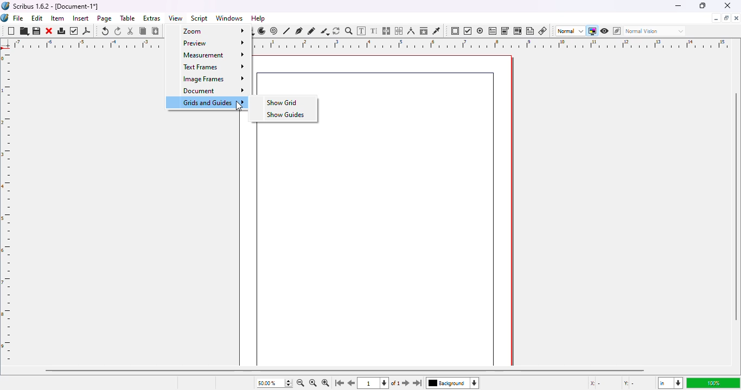 This screenshot has width=741, height=390. Describe the element at coordinates (406, 382) in the screenshot. I see `go to the next page` at that location.